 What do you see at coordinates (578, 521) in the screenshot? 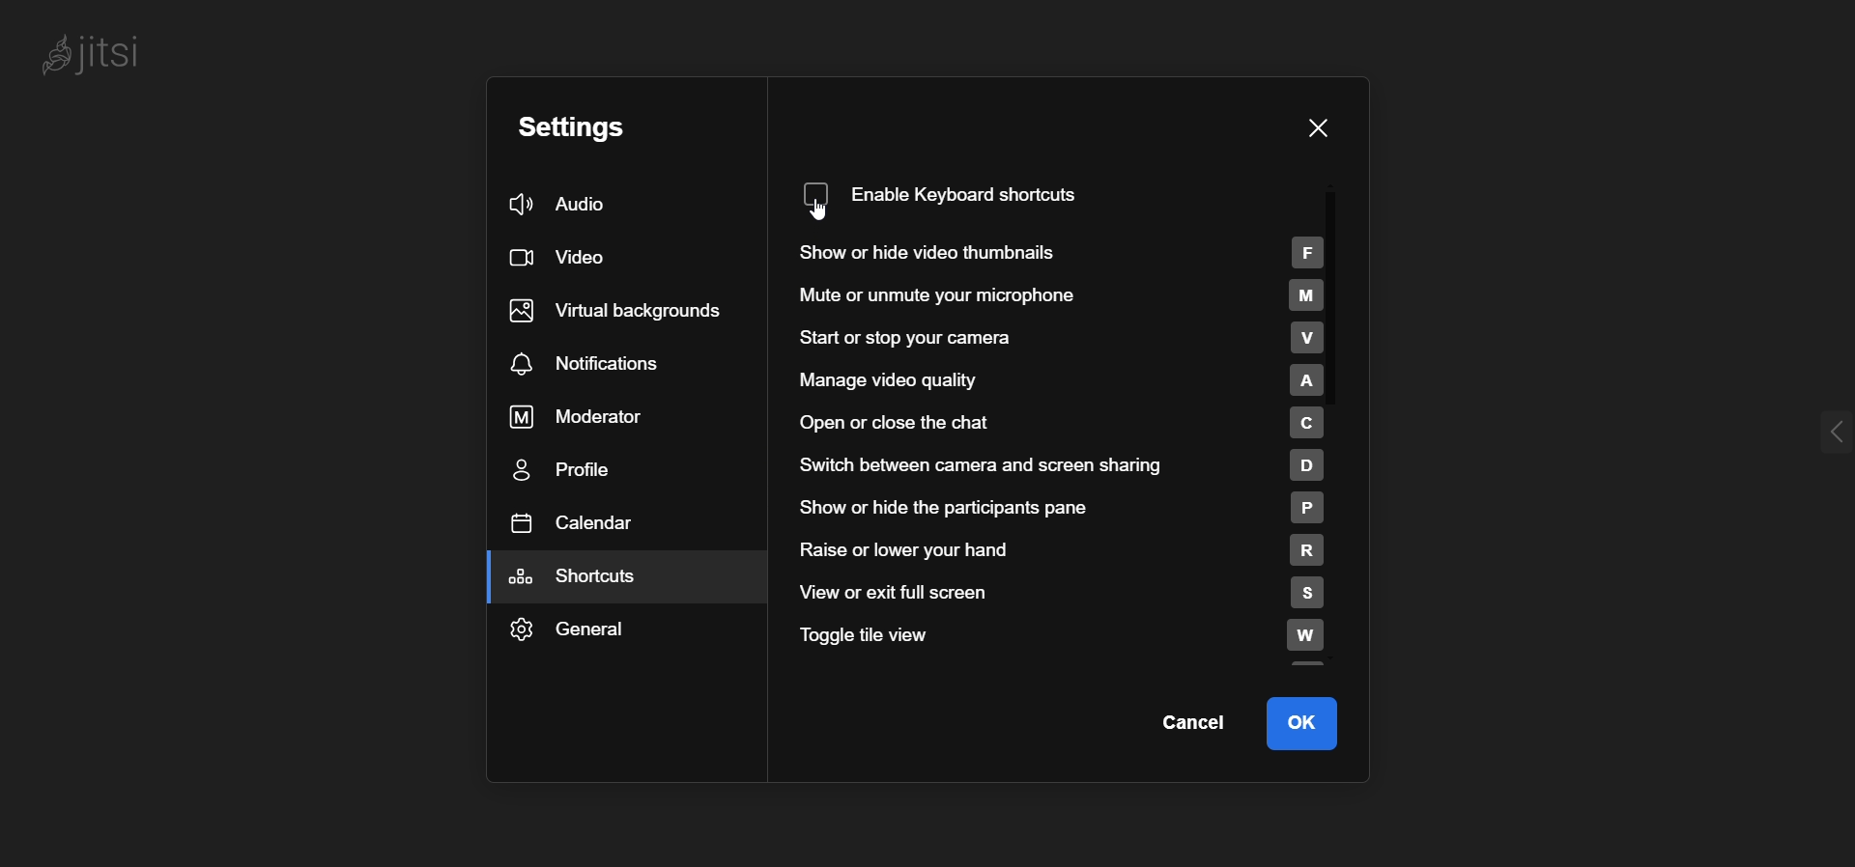
I see `calendar` at bounding box center [578, 521].